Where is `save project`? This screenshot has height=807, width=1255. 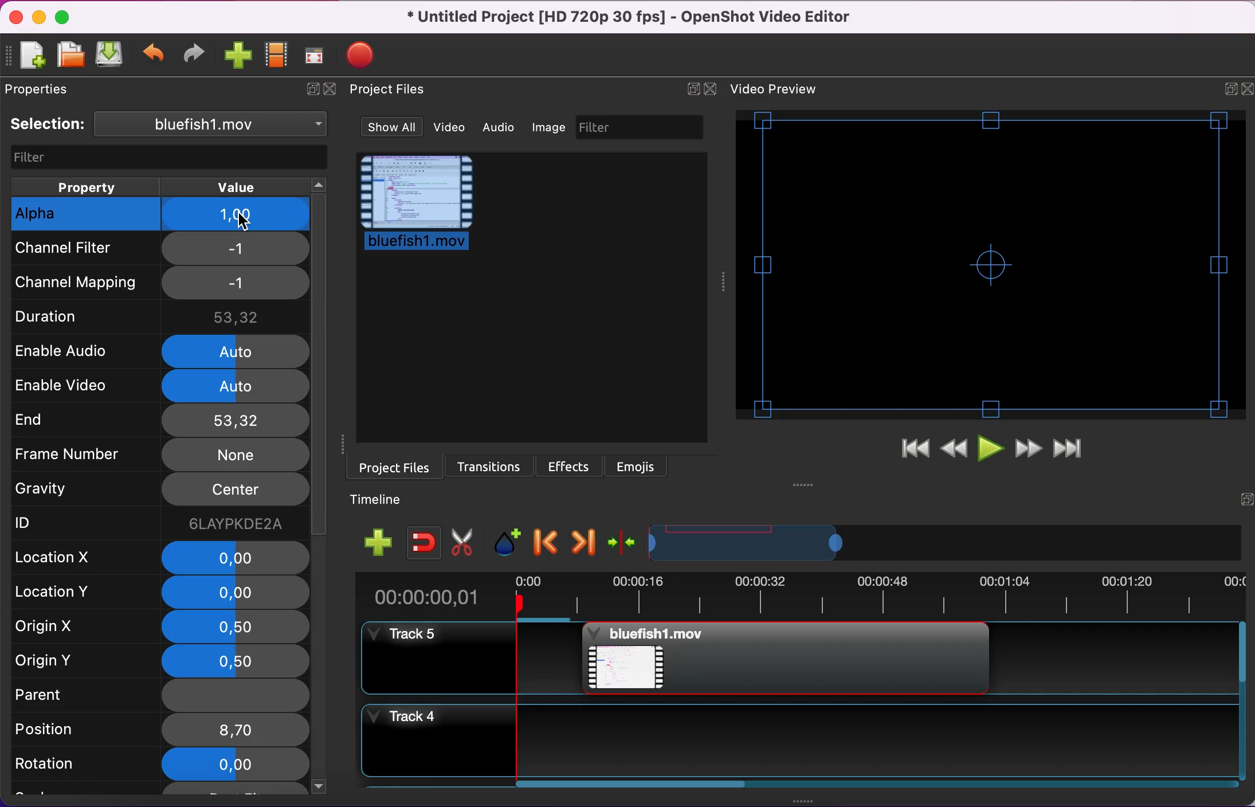 save project is located at coordinates (111, 55).